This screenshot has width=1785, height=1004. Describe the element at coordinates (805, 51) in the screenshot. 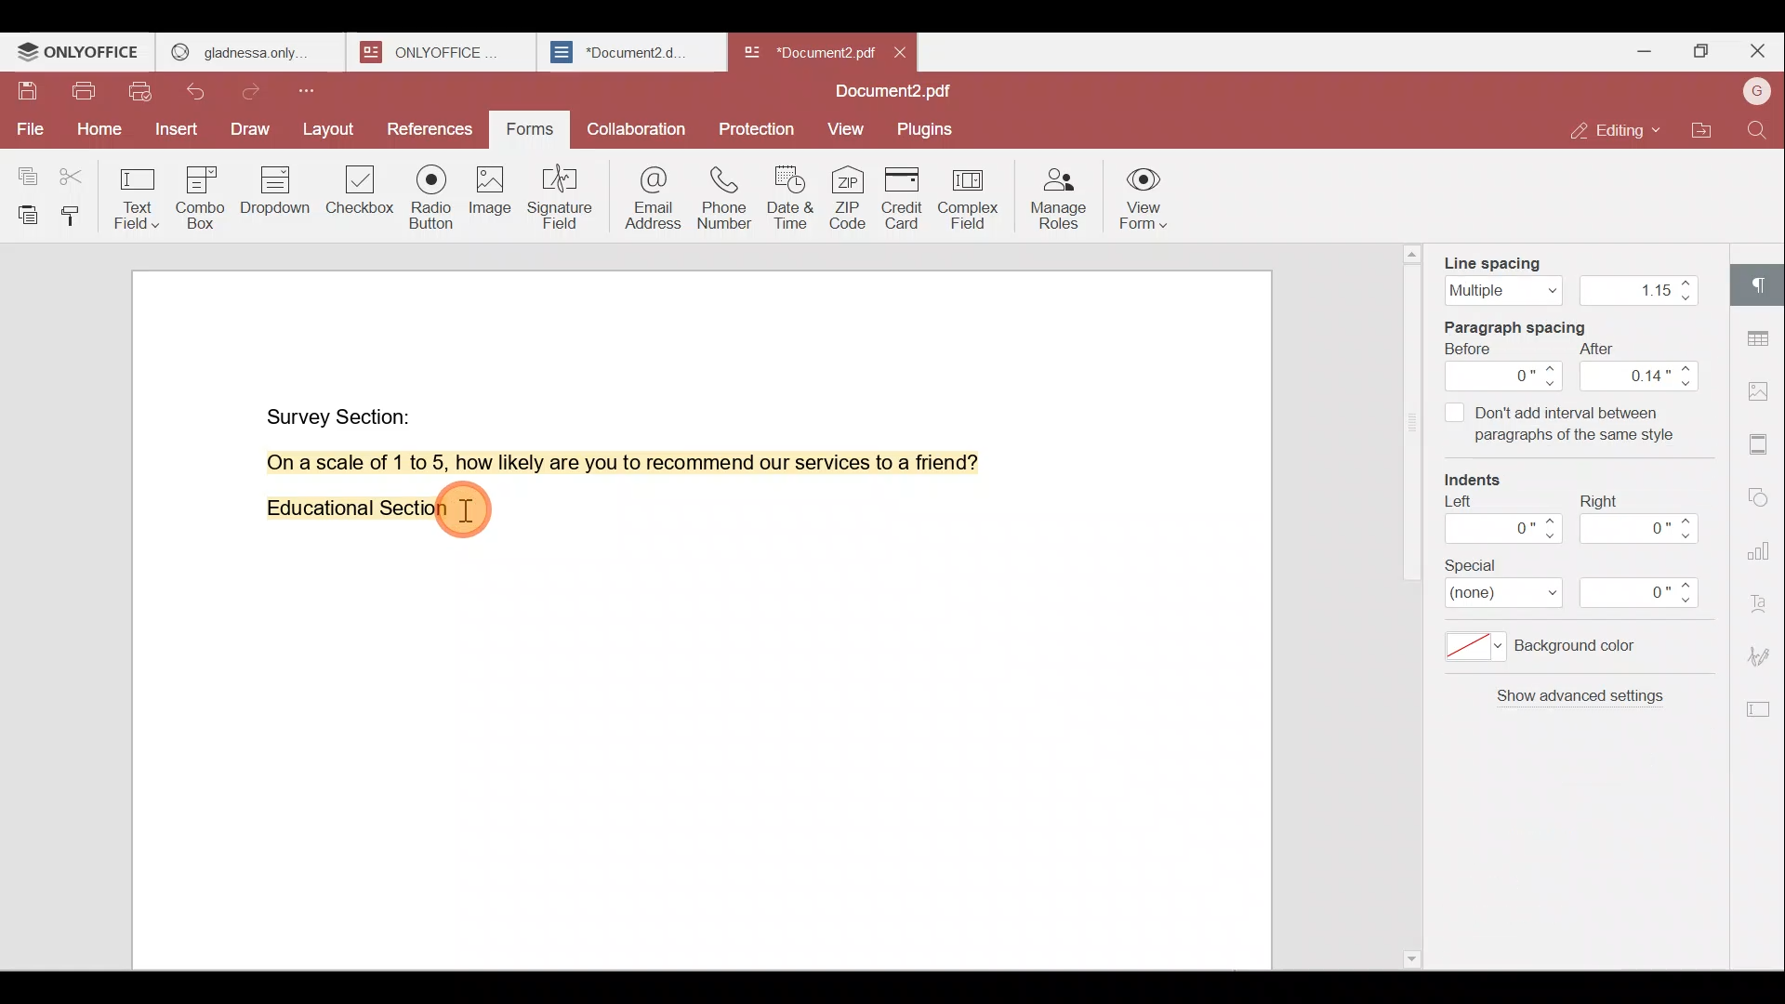

I see `Document2.pdf` at that location.